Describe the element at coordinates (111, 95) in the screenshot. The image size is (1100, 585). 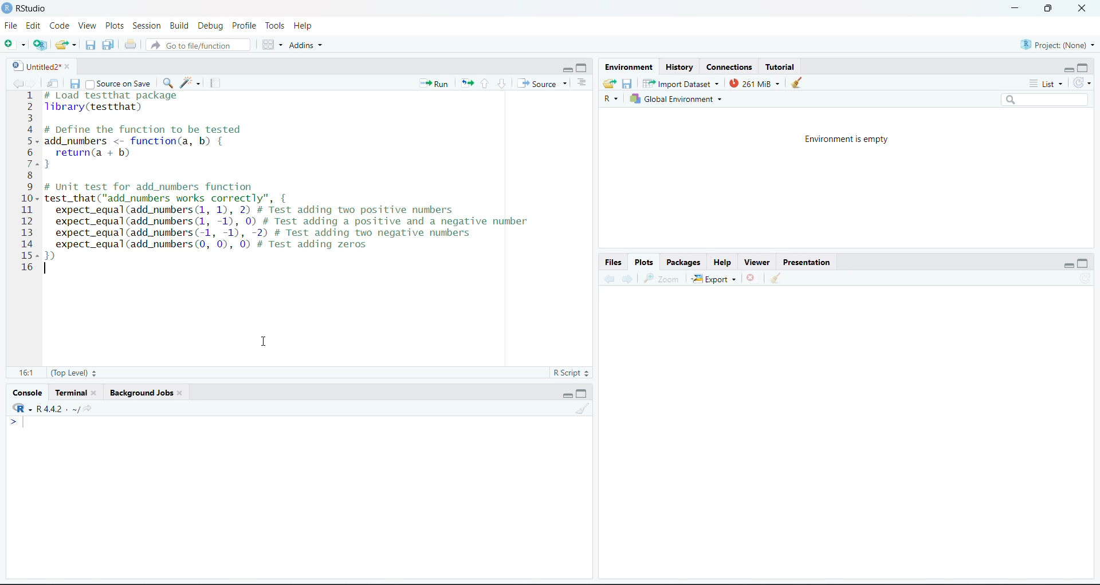
I see `# Load test that package` at that location.